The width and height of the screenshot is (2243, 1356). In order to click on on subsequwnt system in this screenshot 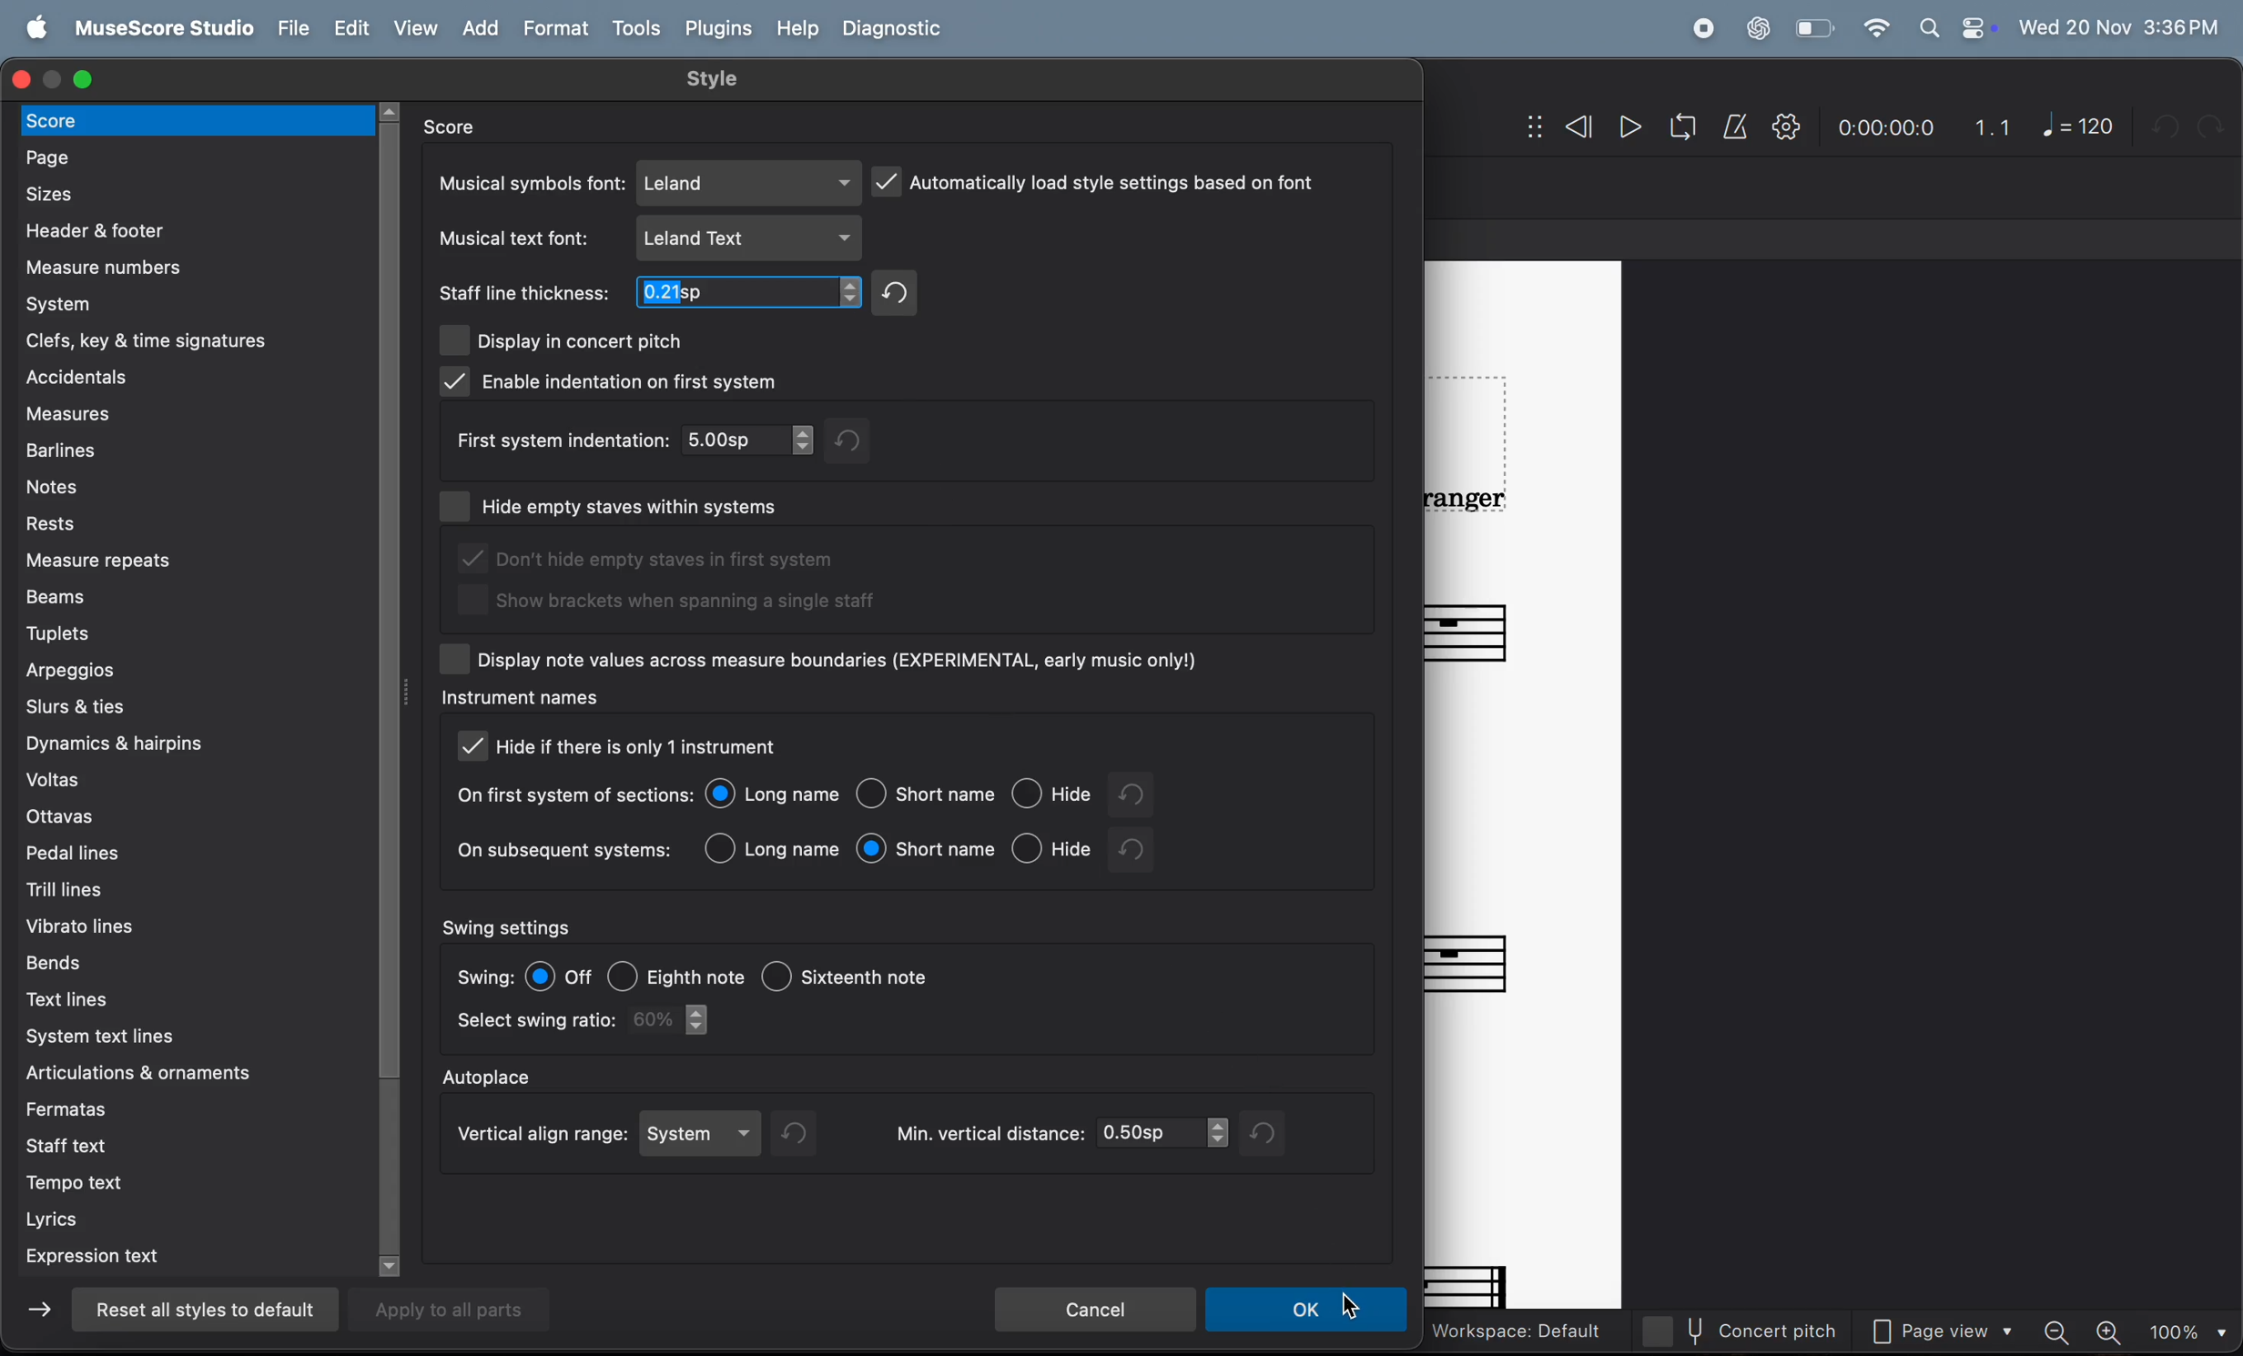, I will do `click(564, 854)`.